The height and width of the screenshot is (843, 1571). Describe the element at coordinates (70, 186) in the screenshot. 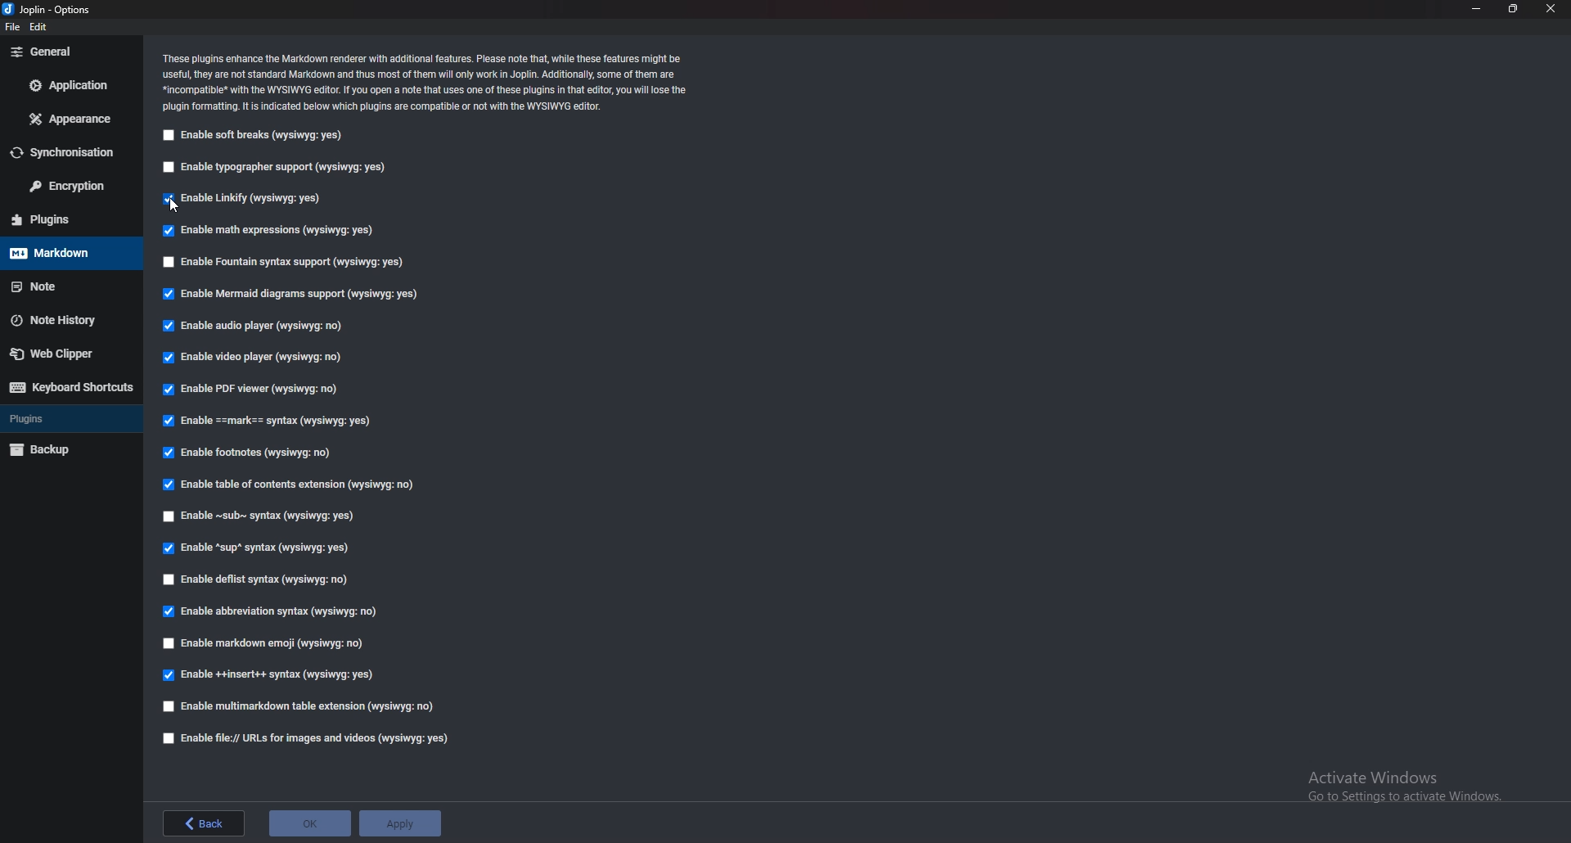

I see `encryption` at that location.